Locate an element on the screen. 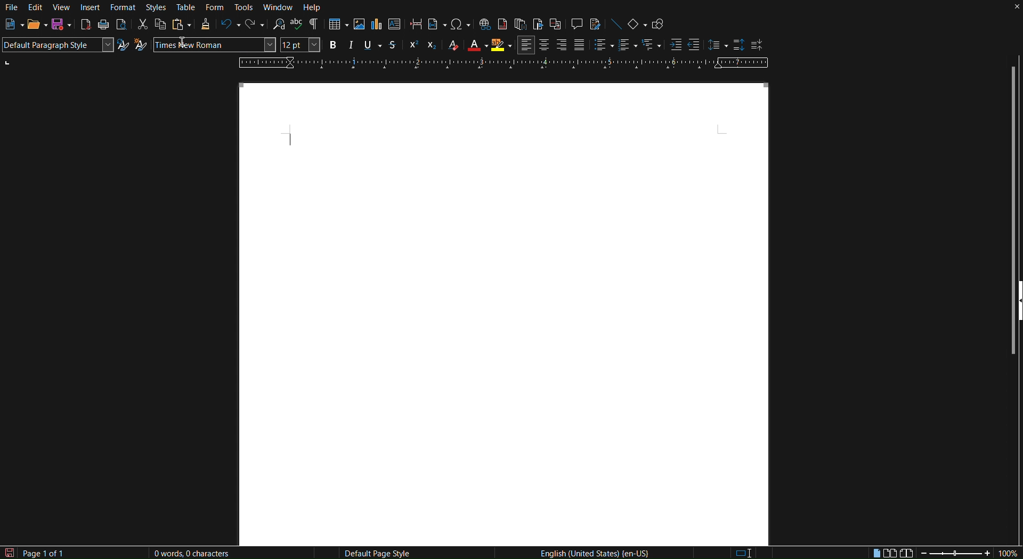 The width and height of the screenshot is (1023, 559). Centre Align is located at coordinates (545, 45).